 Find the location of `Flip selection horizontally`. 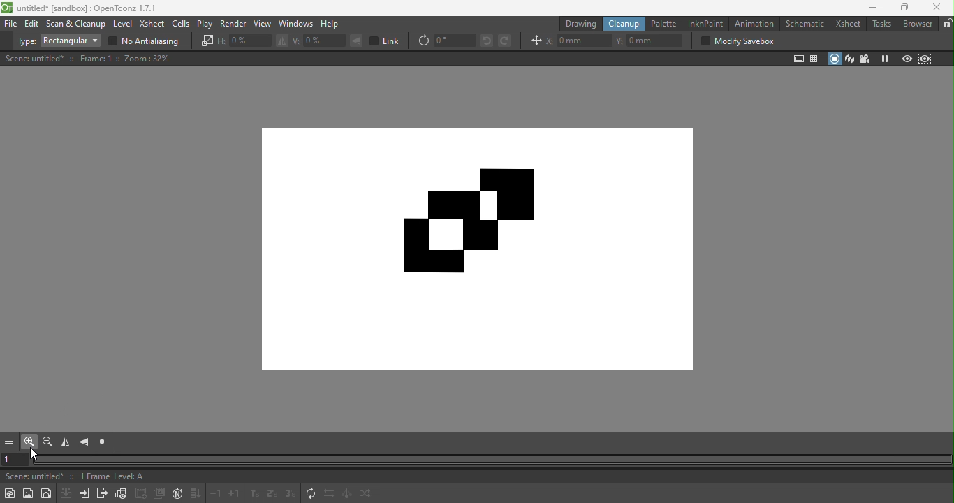

Flip selection horizontally is located at coordinates (253, 41).